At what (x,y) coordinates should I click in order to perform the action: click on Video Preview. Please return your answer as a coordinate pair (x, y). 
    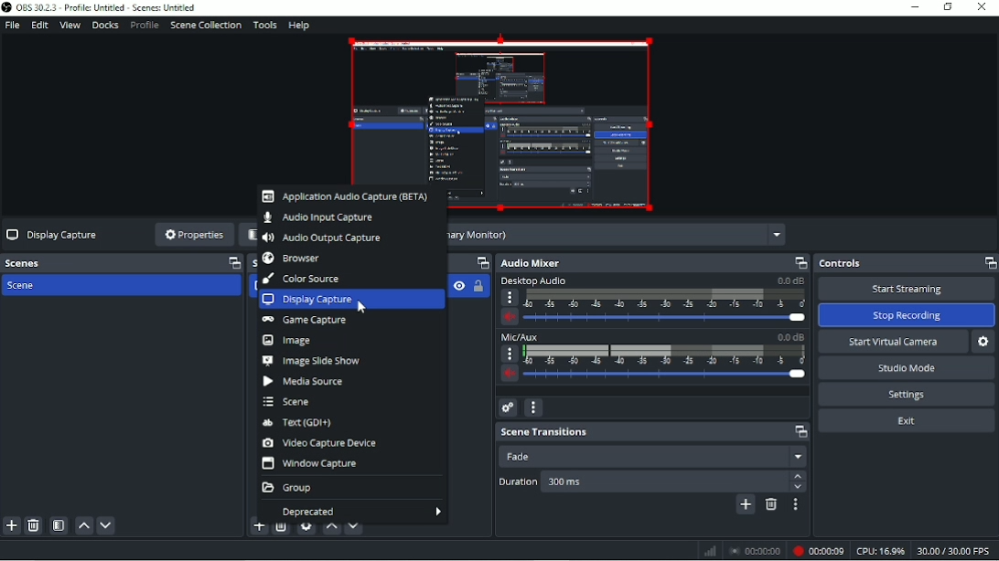
    Looking at the image, I should click on (500, 108).